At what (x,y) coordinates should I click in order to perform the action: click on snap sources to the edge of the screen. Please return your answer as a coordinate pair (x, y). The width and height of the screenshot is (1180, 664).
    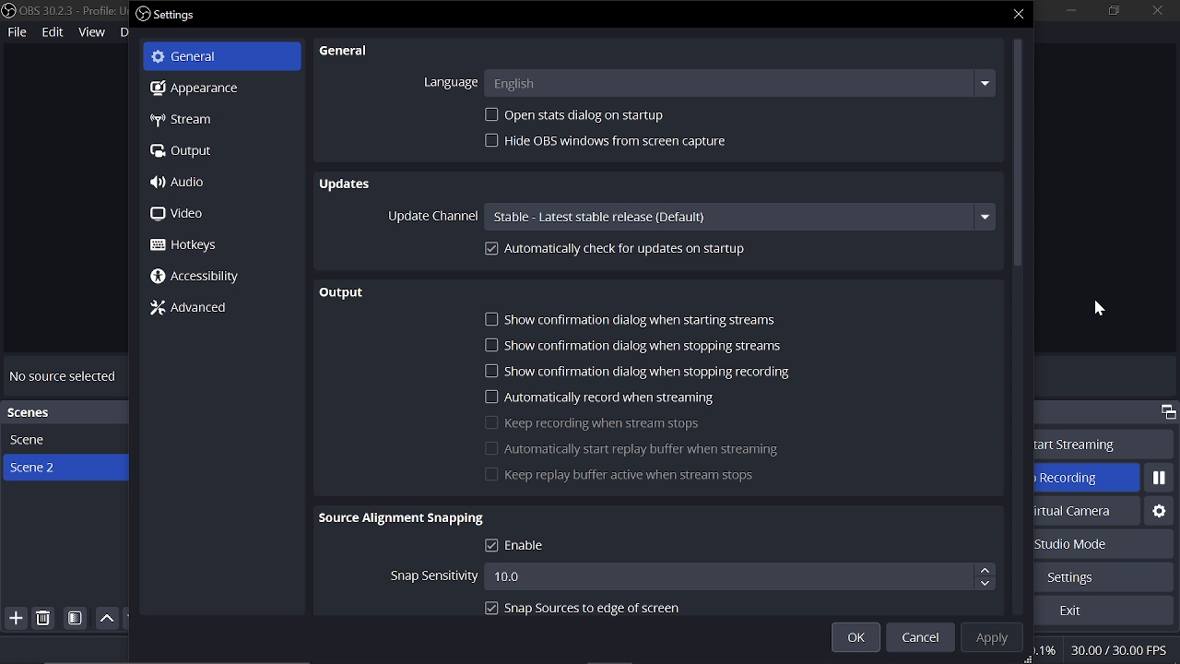
    Looking at the image, I should click on (579, 610).